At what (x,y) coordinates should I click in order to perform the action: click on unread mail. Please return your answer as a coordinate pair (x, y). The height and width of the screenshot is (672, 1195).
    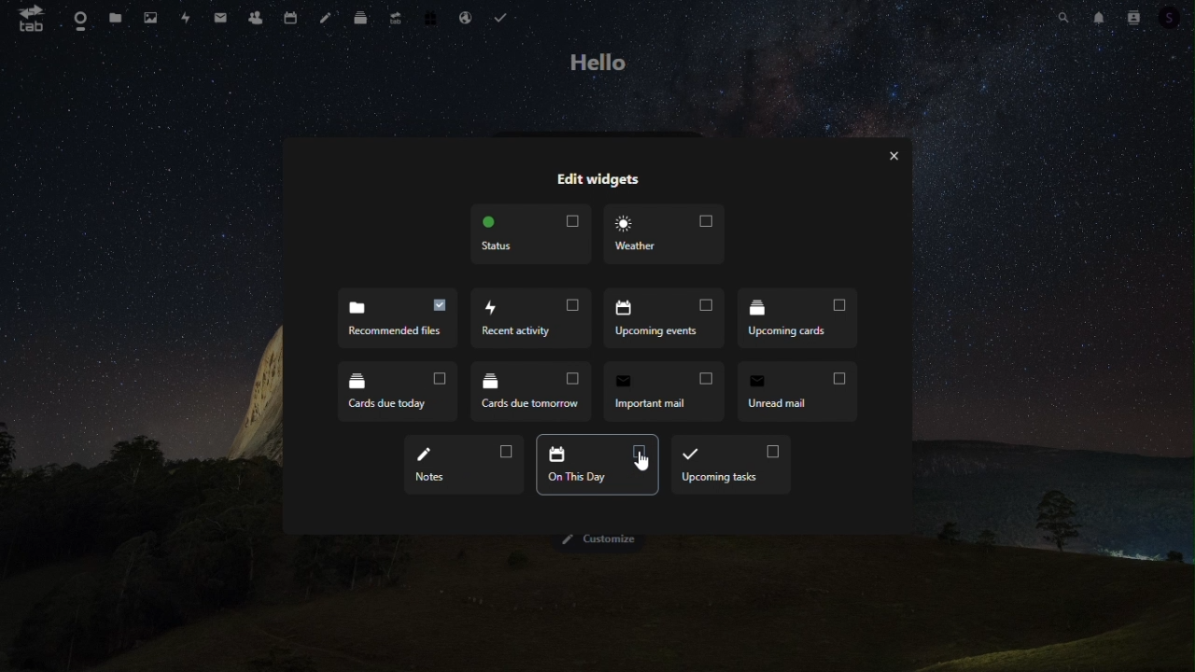
    Looking at the image, I should click on (668, 393).